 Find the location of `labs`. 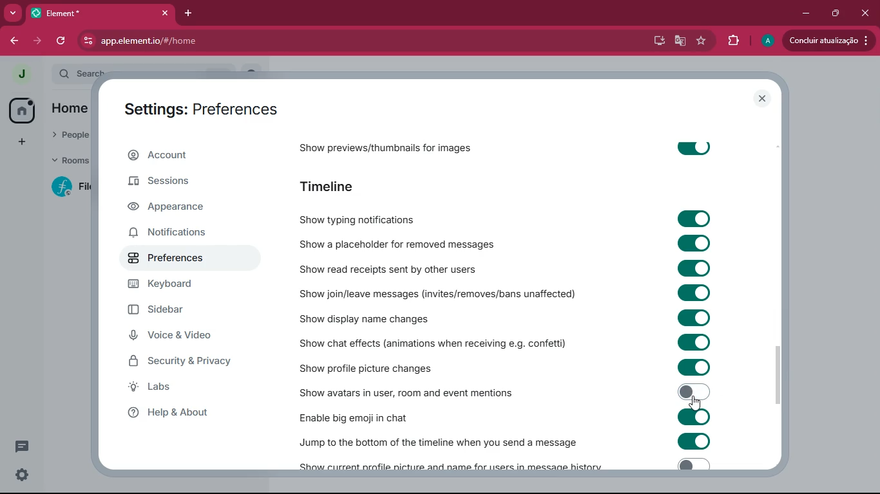

labs is located at coordinates (176, 390).